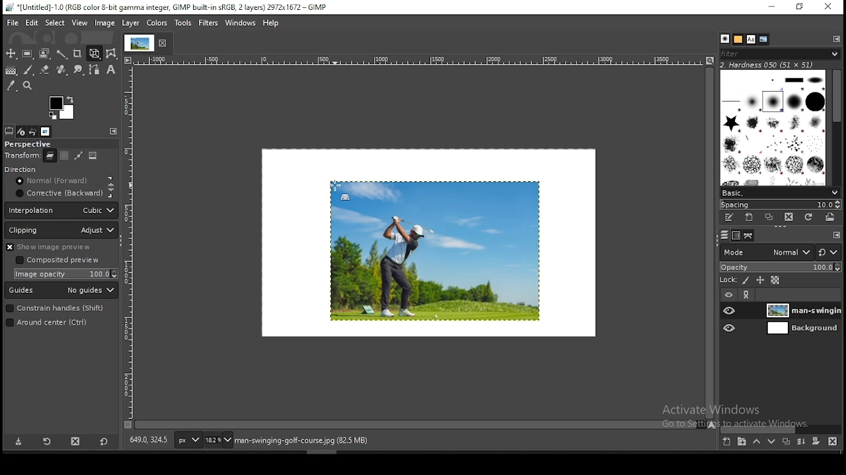 The height and width of the screenshot is (475, 846). Describe the element at coordinates (790, 218) in the screenshot. I see `delete brush` at that location.